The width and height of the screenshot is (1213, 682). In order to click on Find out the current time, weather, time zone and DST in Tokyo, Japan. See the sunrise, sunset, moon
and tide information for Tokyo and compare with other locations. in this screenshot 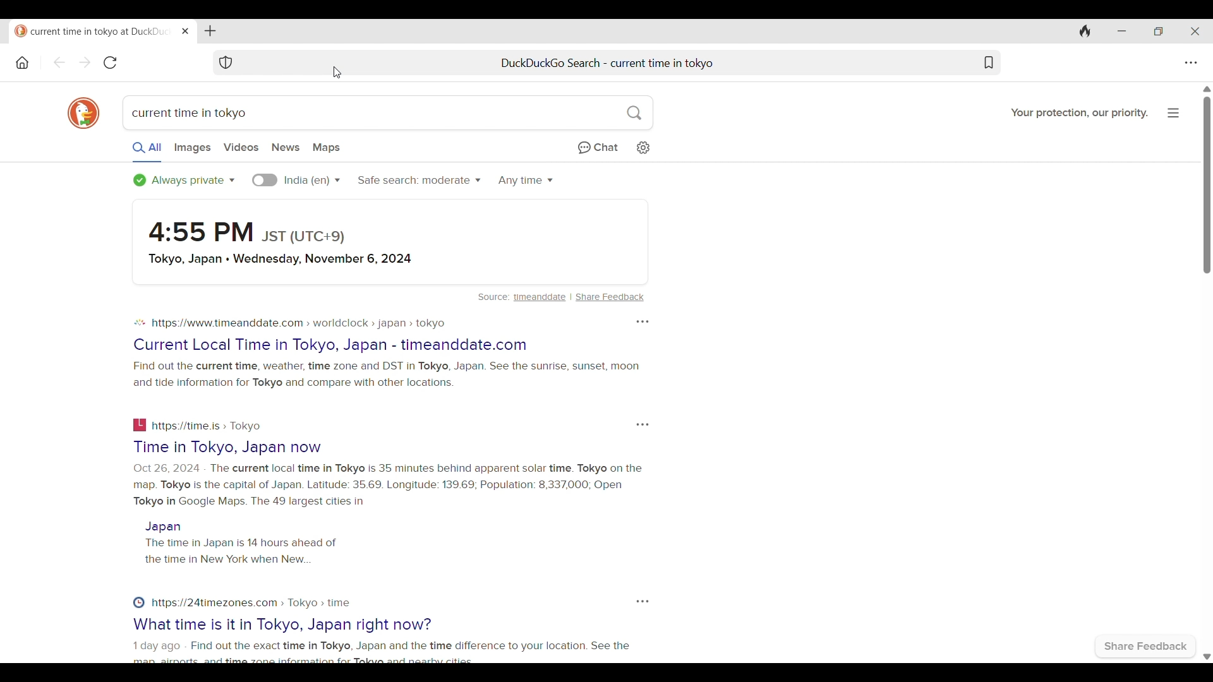, I will do `click(385, 374)`.